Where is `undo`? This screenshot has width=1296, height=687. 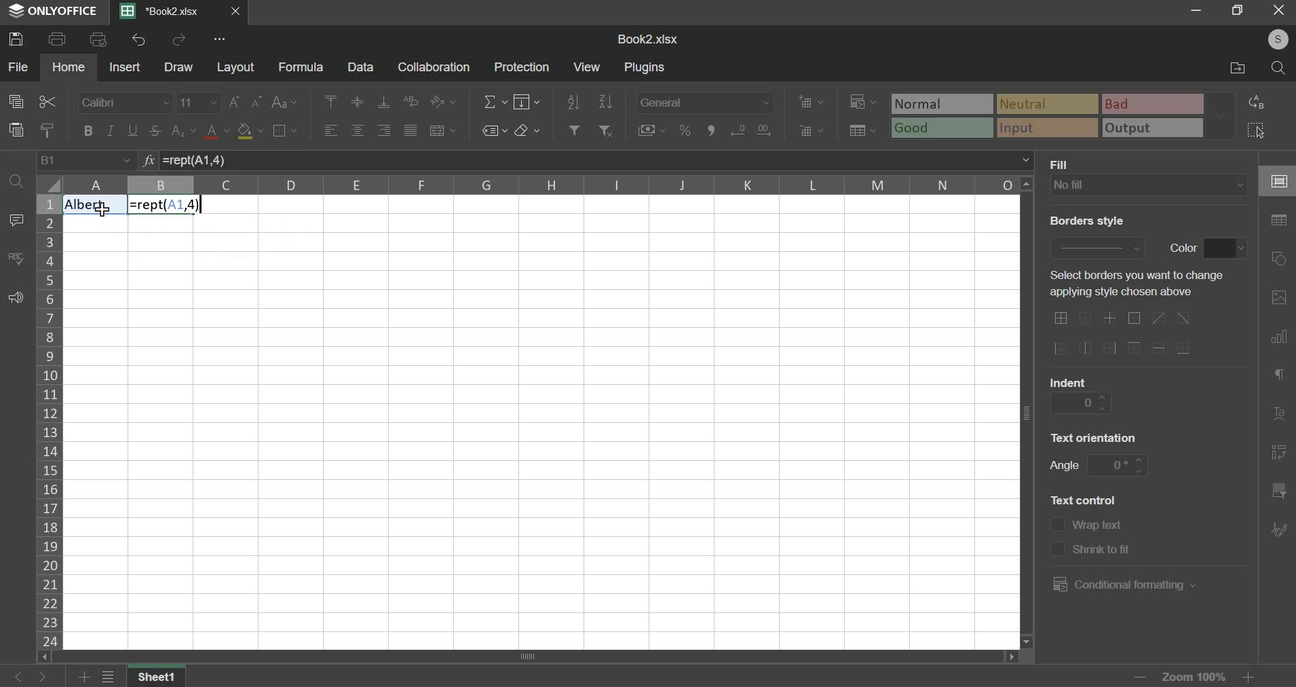 undo is located at coordinates (140, 39).